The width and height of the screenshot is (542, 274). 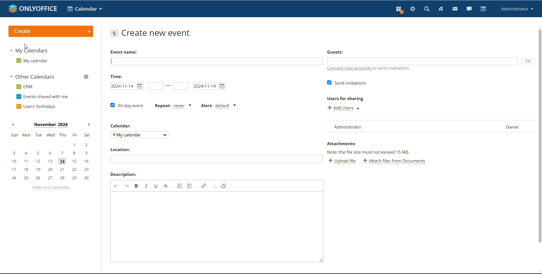 I want to click on events shared with me, so click(x=43, y=96).